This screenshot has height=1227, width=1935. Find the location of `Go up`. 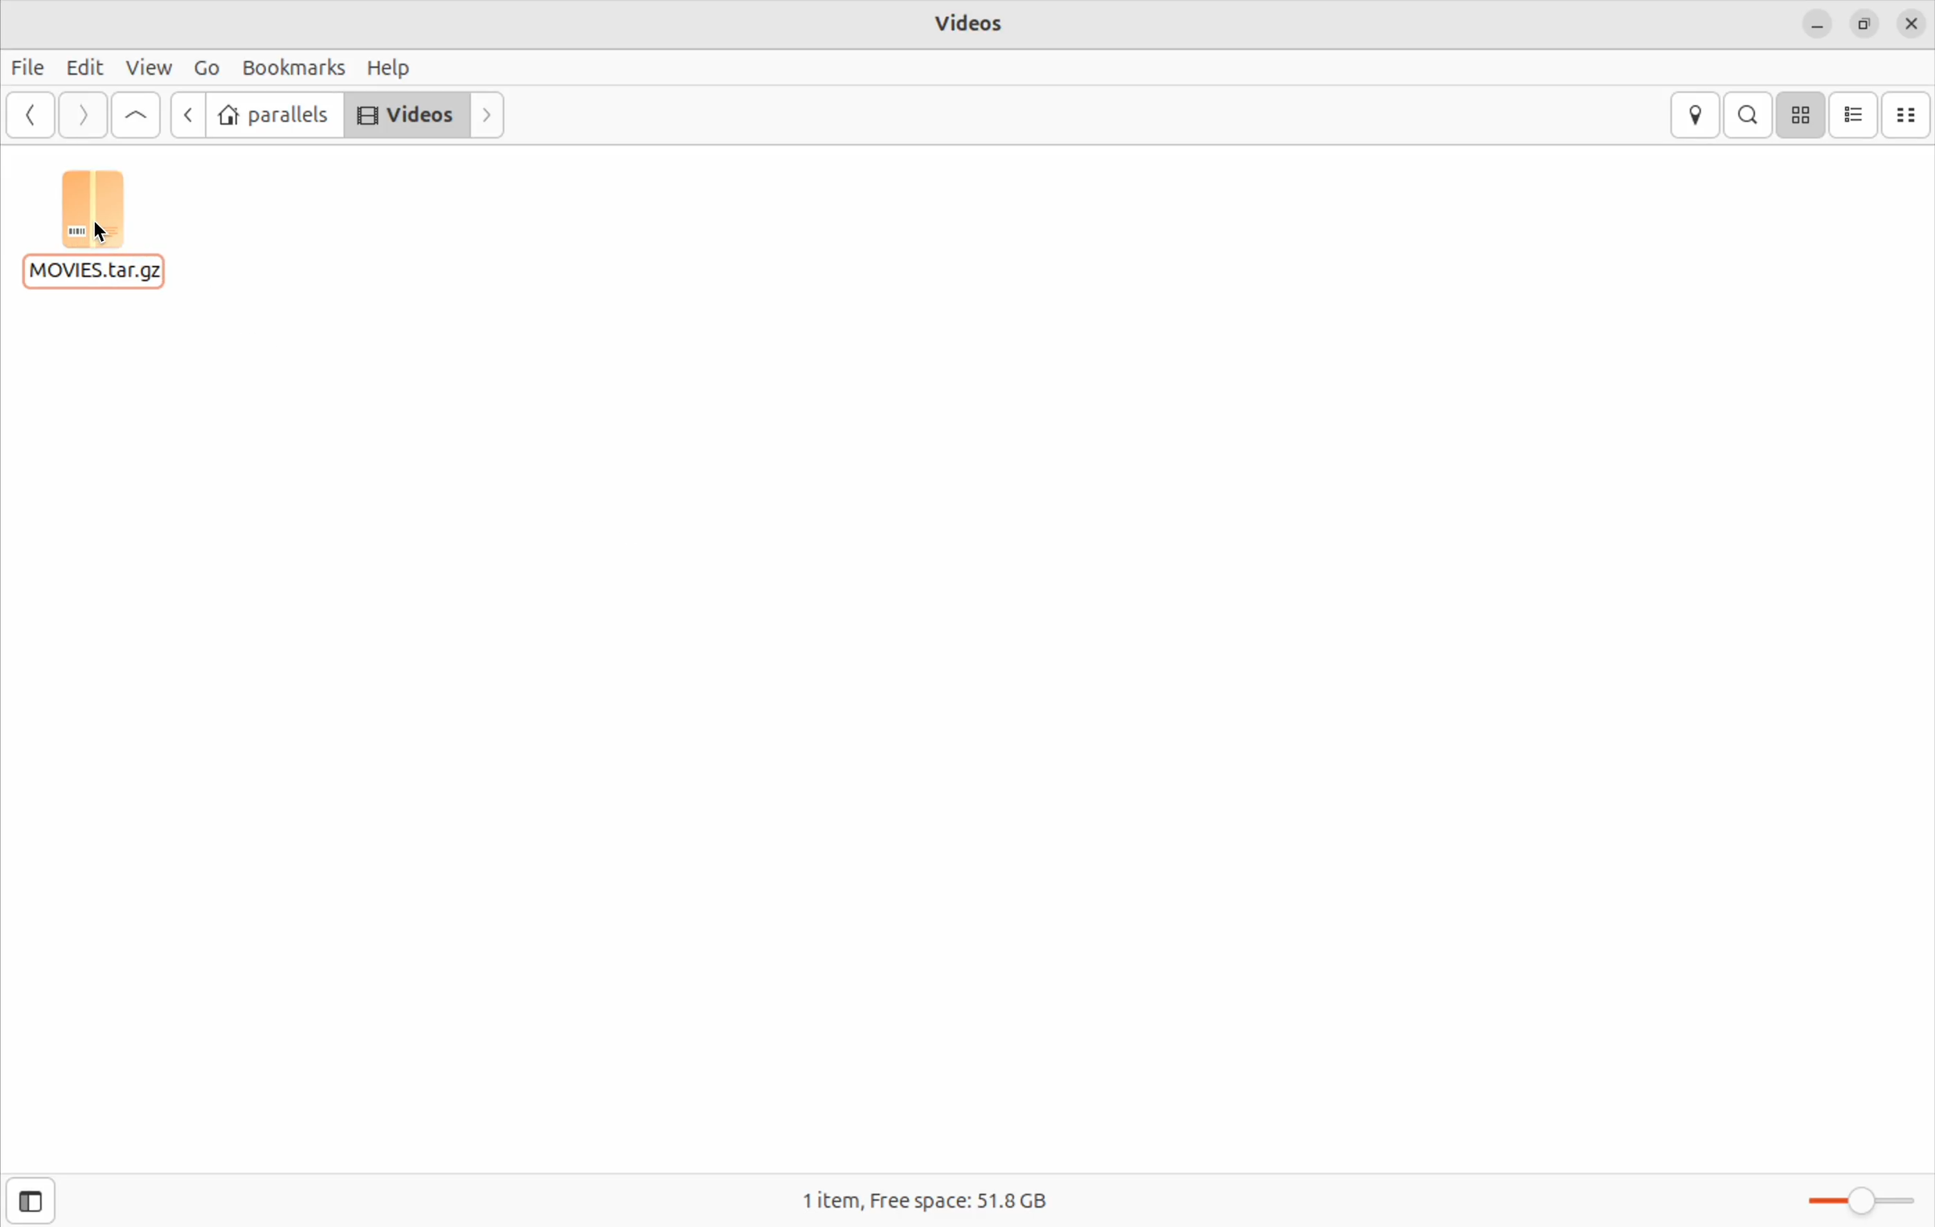

Go up is located at coordinates (137, 113).